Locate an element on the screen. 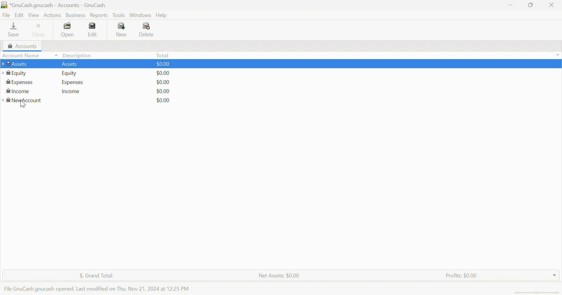 The width and height of the screenshot is (562, 295). Minimize is located at coordinates (509, 4).